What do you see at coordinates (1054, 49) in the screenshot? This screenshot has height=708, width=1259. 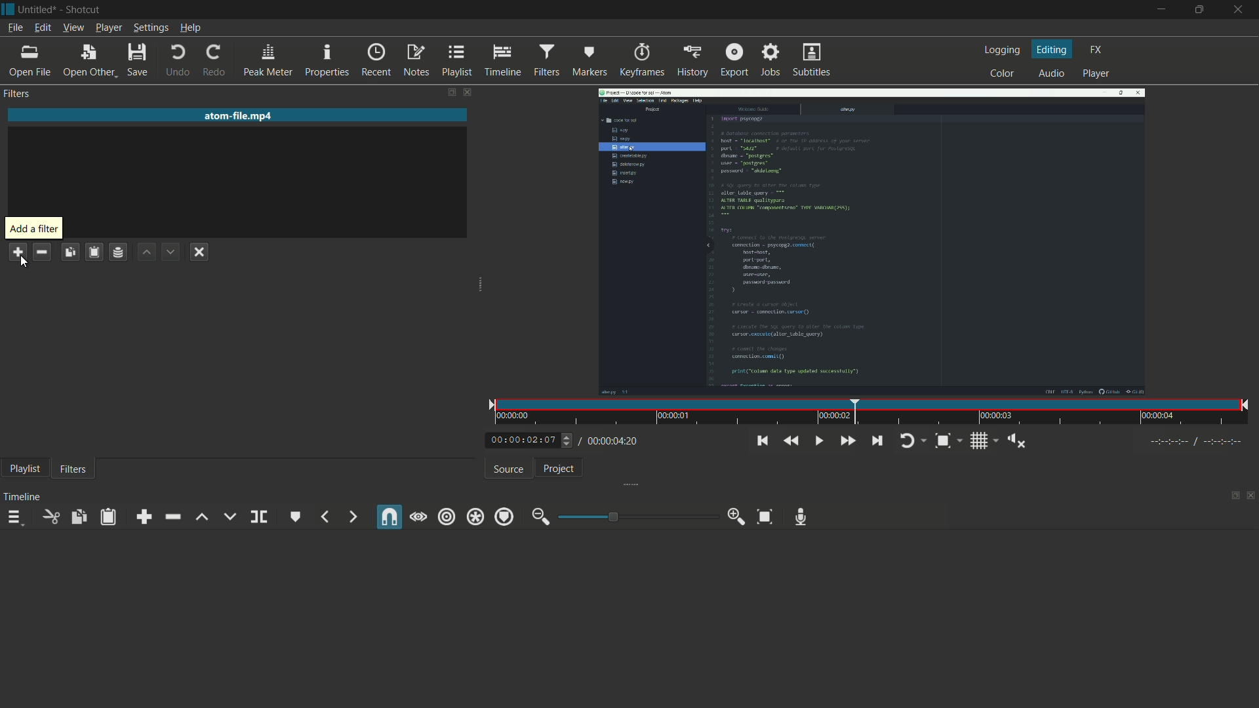 I see `editing` at bounding box center [1054, 49].